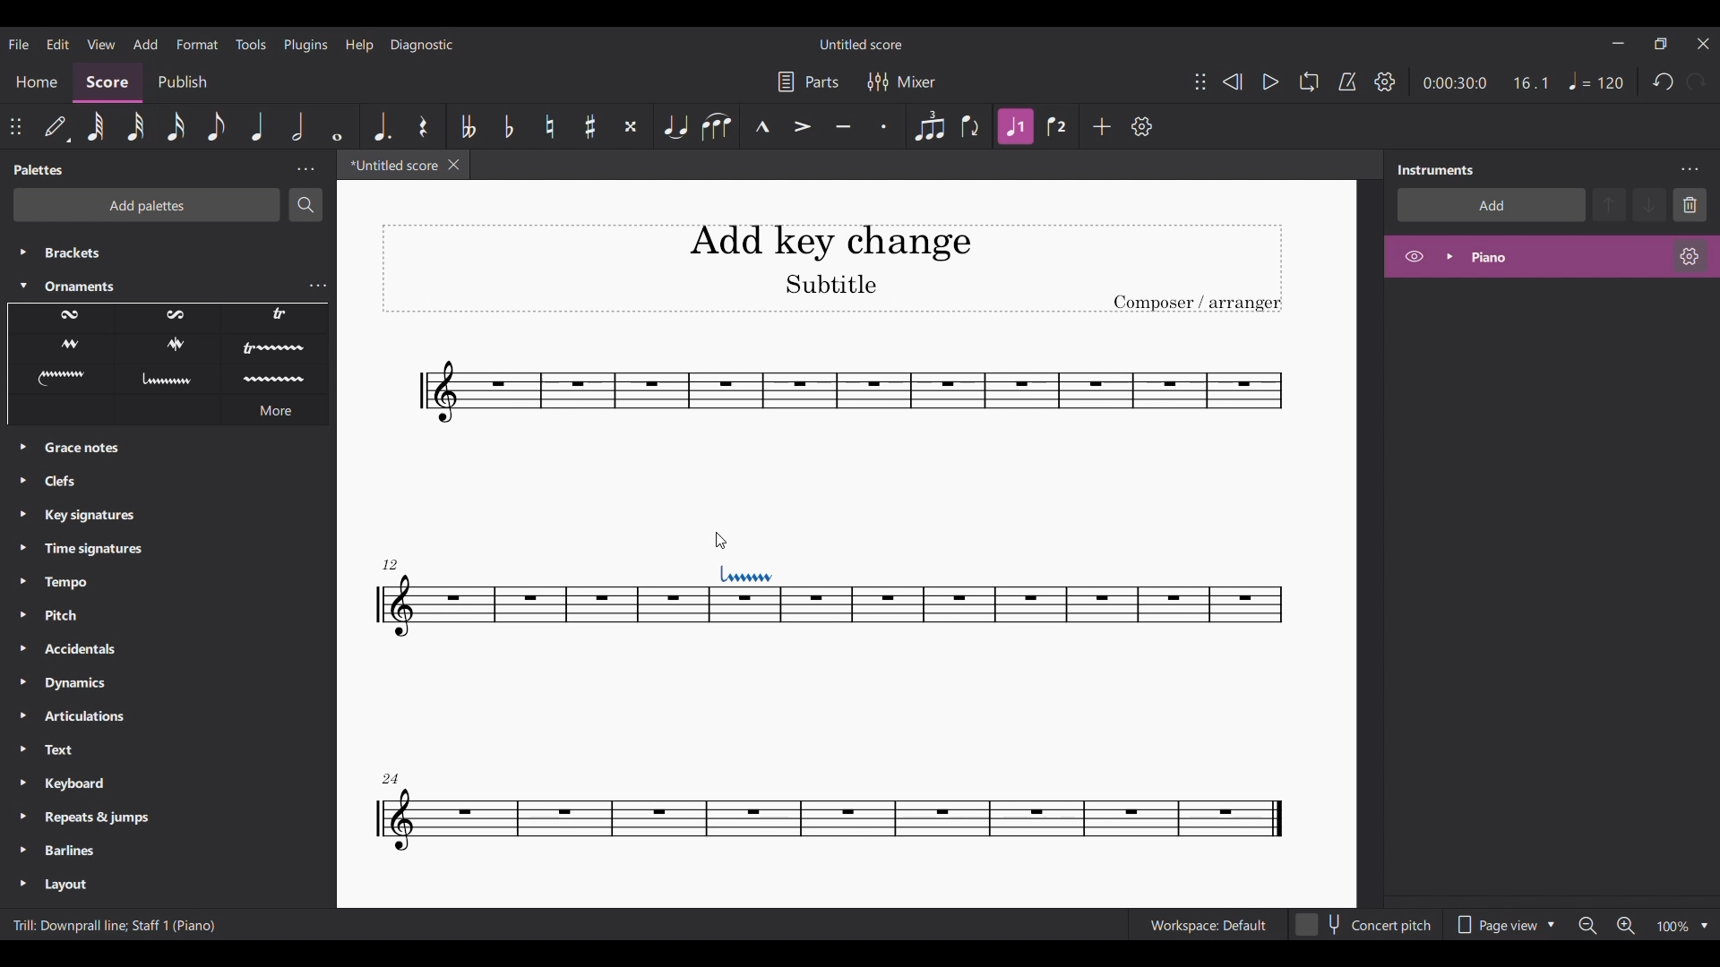 This screenshot has width=1720, height=967. Describe the element at coordinates (468, 126) in the screenshot. I see `Toggle double flat` at that location.